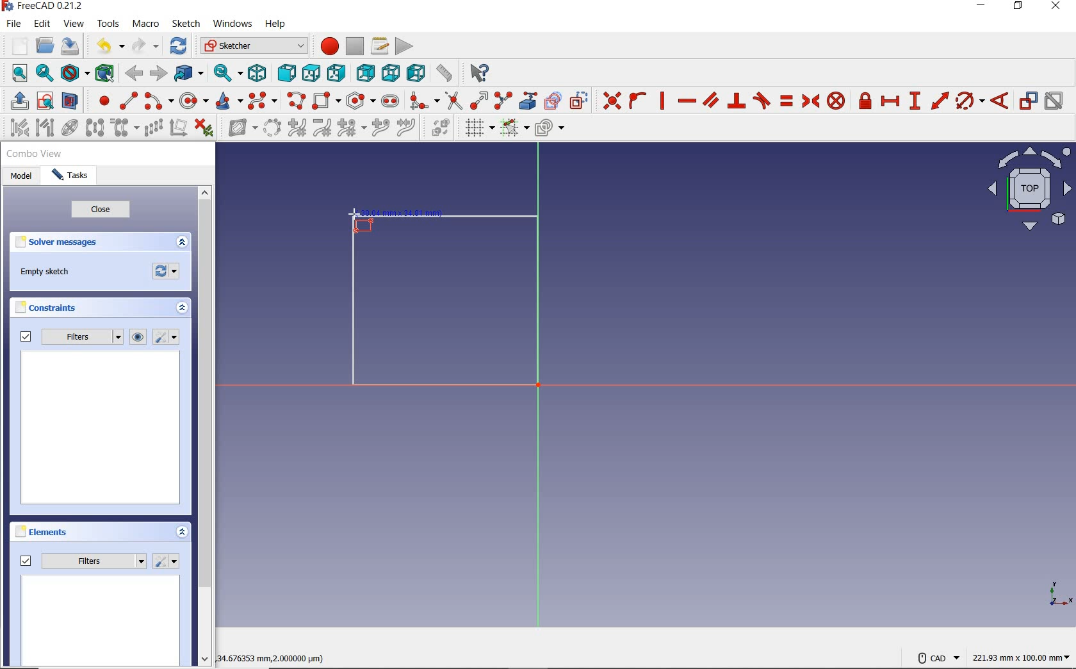  What do you see at coordinates (78, 243) in the screenshot?
I see `solver messages` at bounding box center [78, 243].